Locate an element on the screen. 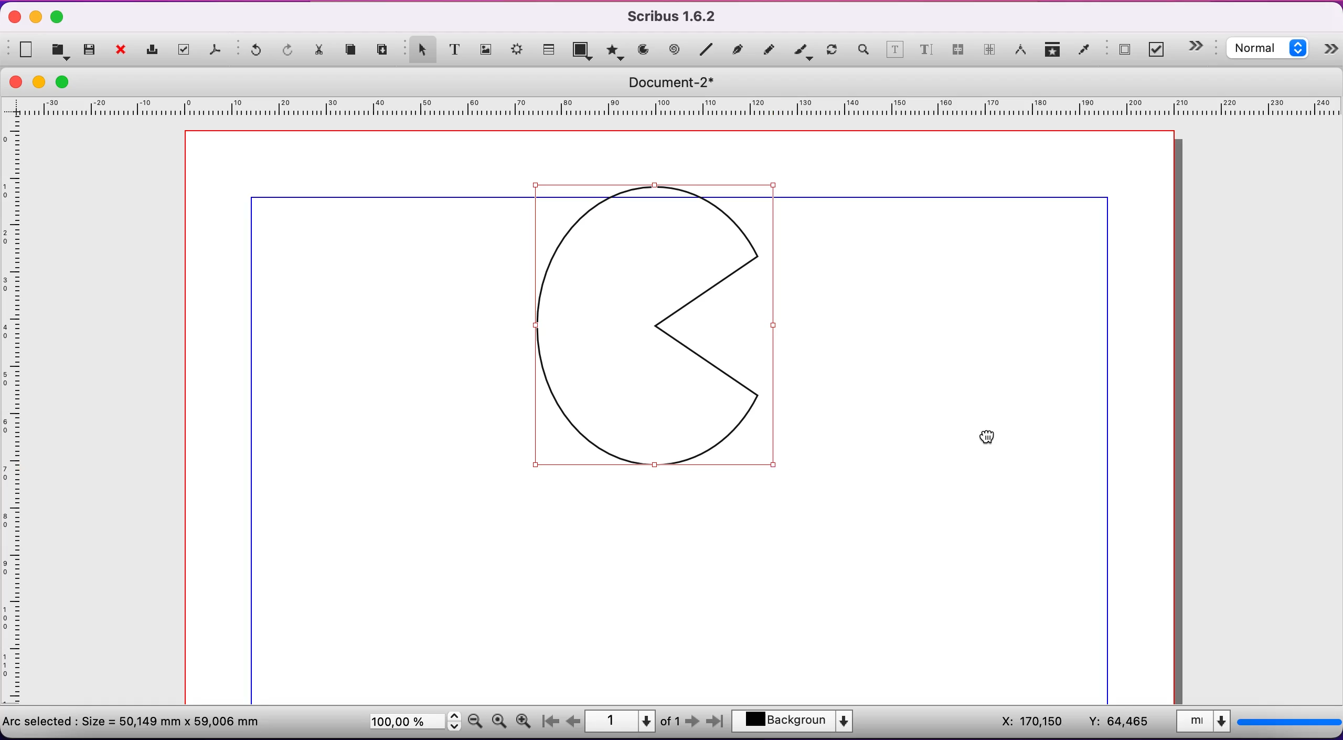 Image resolution: width=1343 pixels, height=740 pixels. close is located at coordinates (16, 82).